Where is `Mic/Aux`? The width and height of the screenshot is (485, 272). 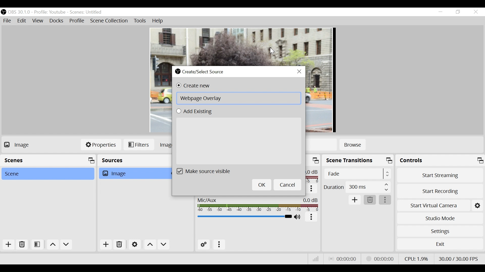 Mic/Aux is located at coordinates (259, 204).